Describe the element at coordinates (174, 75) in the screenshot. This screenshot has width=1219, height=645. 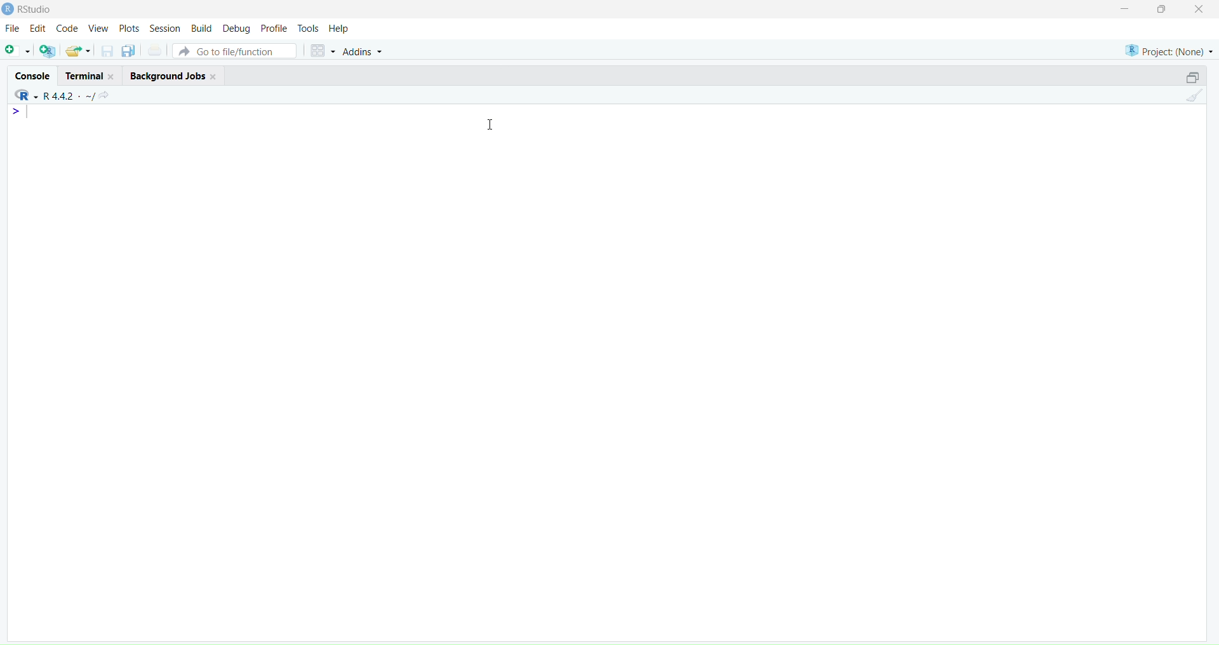
I see `Background Jobs` at that location.